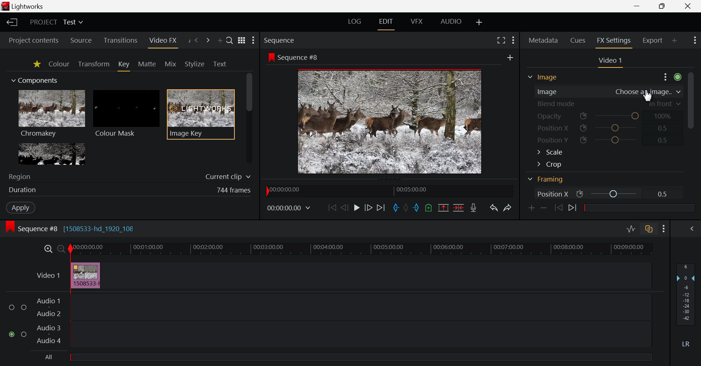 This screenshot has width=701, height=366. I want to click on Position X, so click(550, 193).